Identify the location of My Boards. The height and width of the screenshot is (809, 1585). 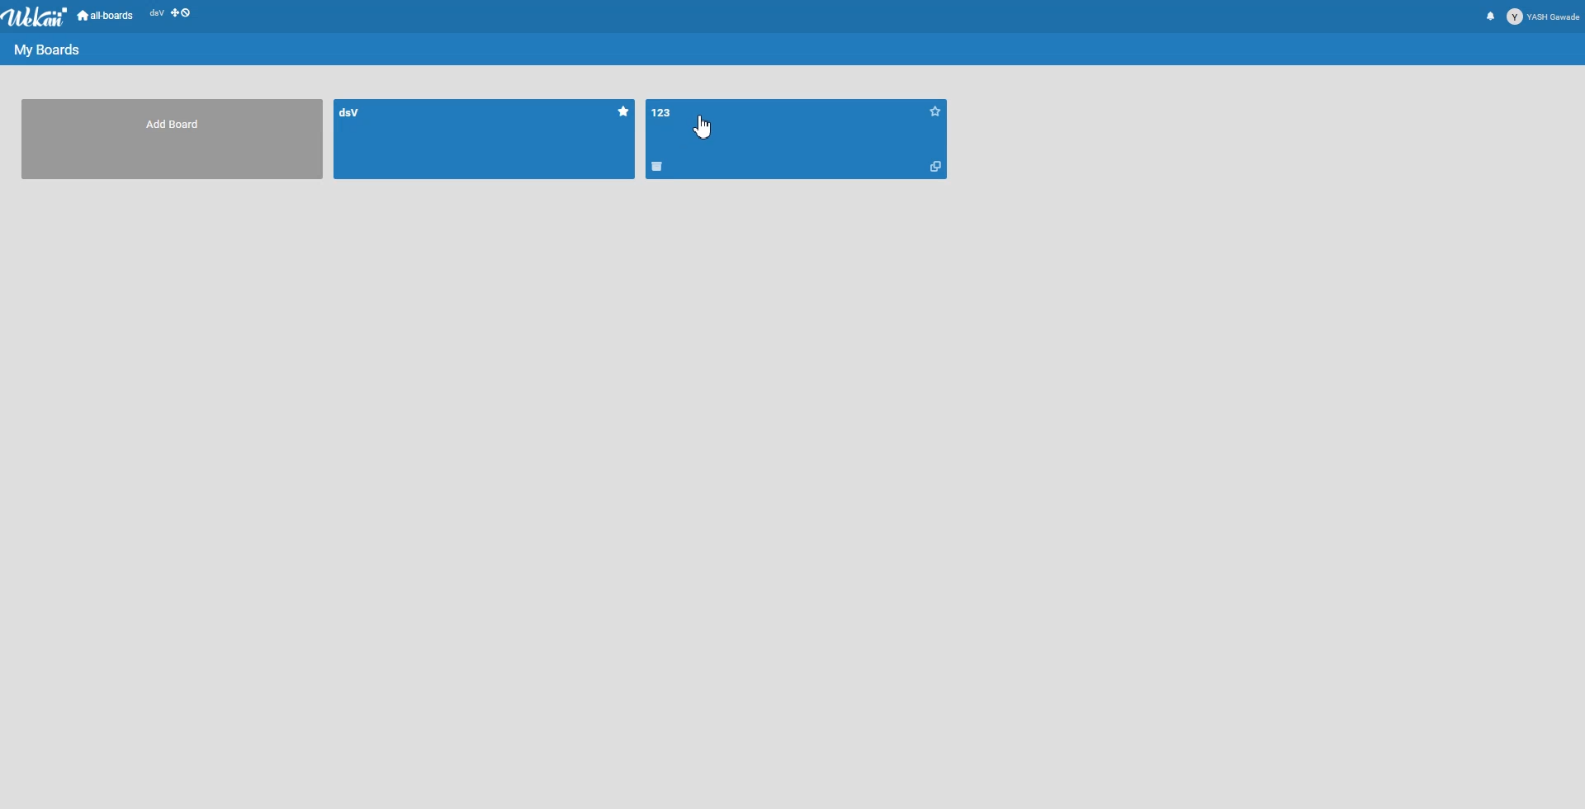
(47, 49).